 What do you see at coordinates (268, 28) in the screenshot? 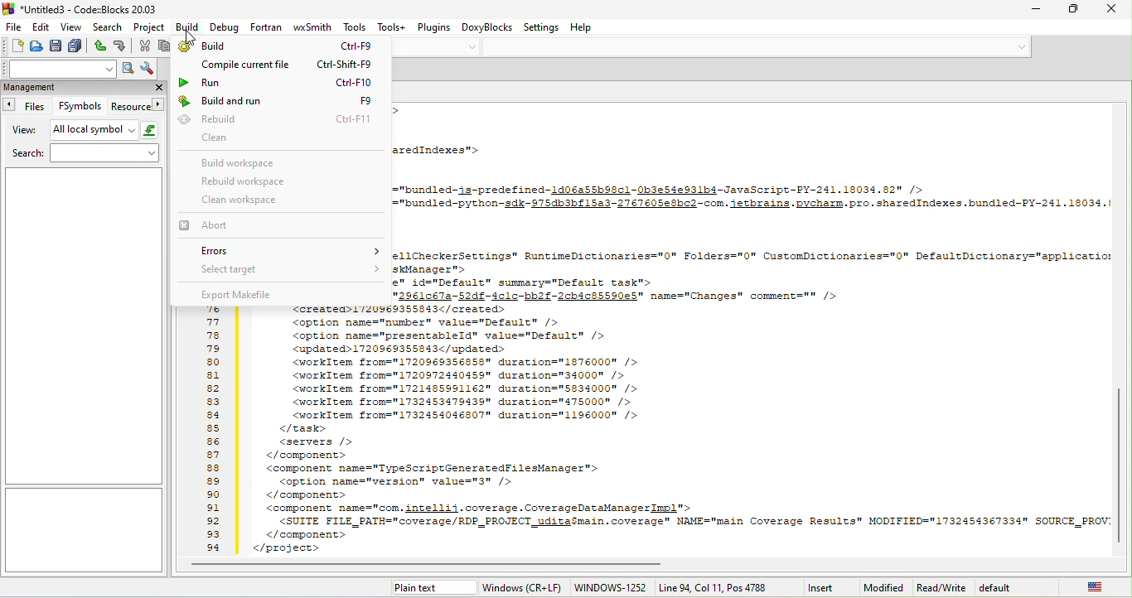
I see `fortran` at bounding box center [268, 28].